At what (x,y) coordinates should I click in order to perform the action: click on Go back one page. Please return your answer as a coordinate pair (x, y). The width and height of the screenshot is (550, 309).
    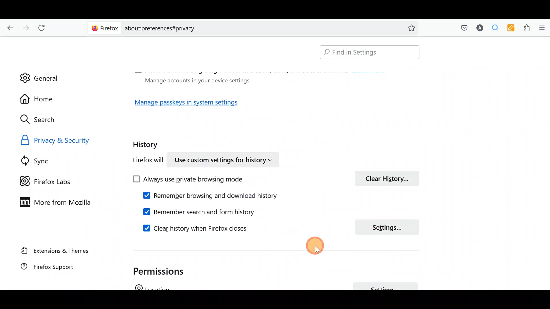
    Looking at the image, I should click on (9, 27).